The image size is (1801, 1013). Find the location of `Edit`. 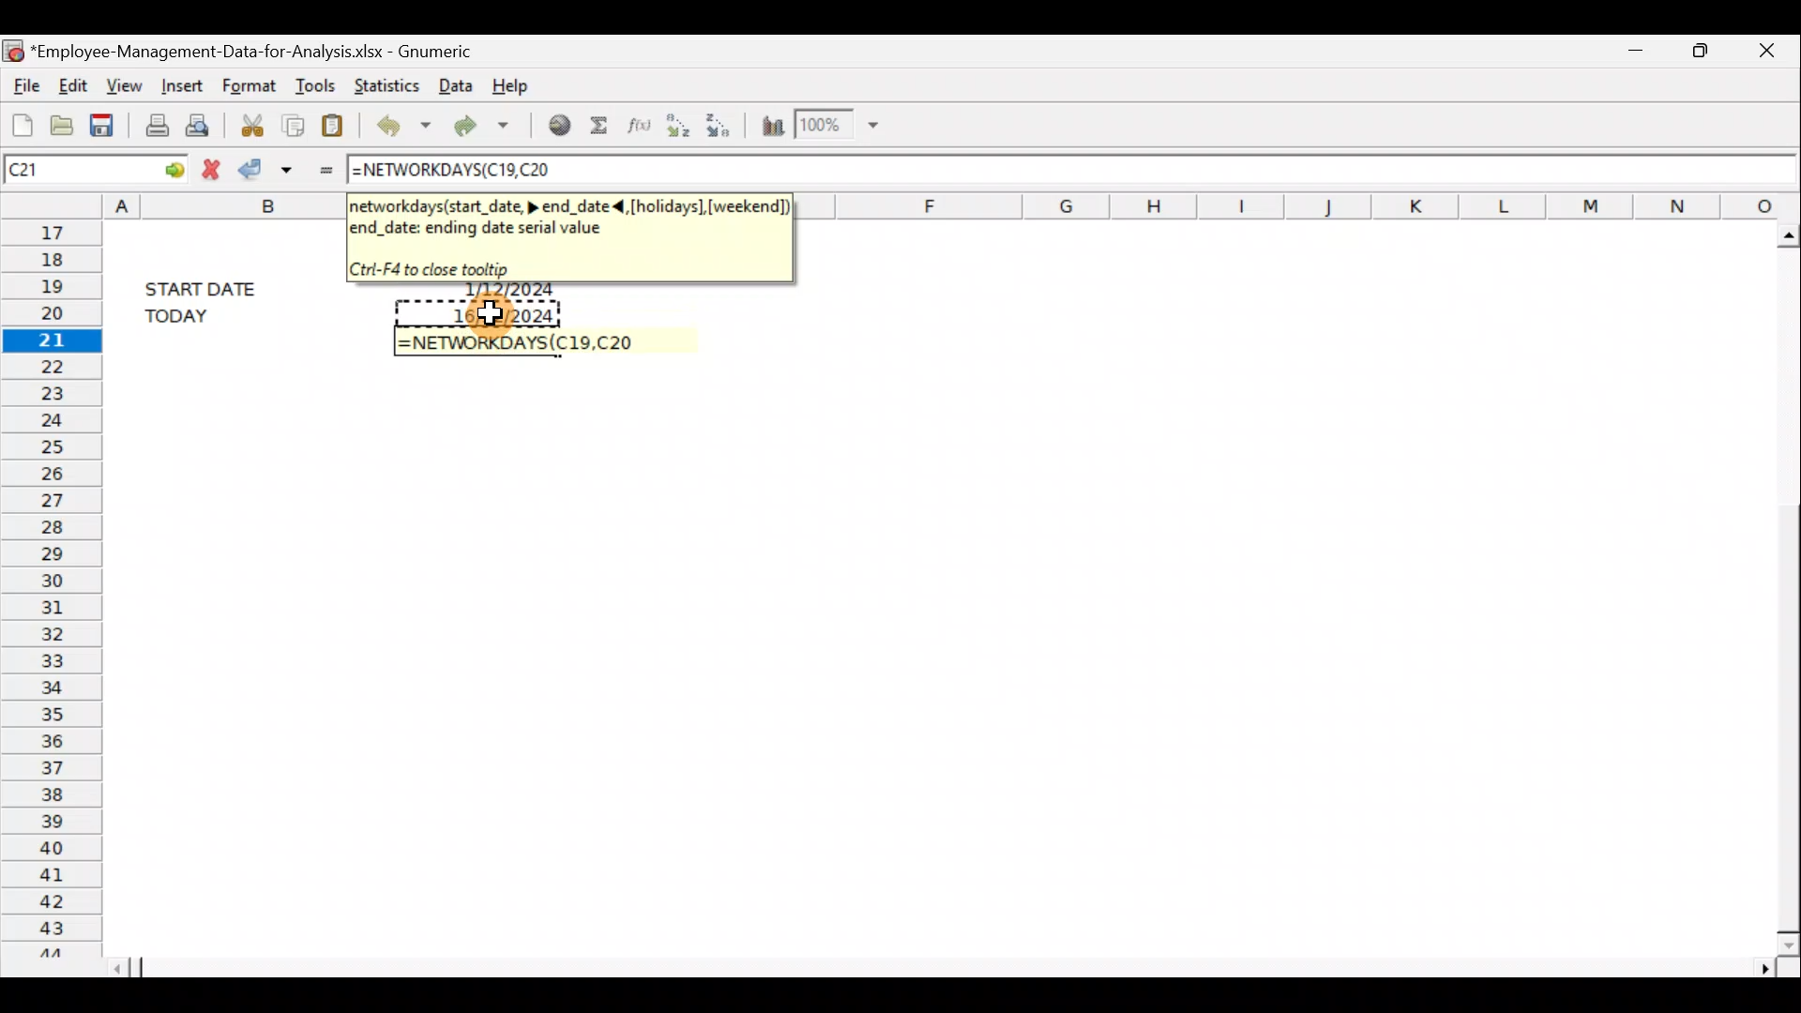

Edit is located at coordinates (75, 85).